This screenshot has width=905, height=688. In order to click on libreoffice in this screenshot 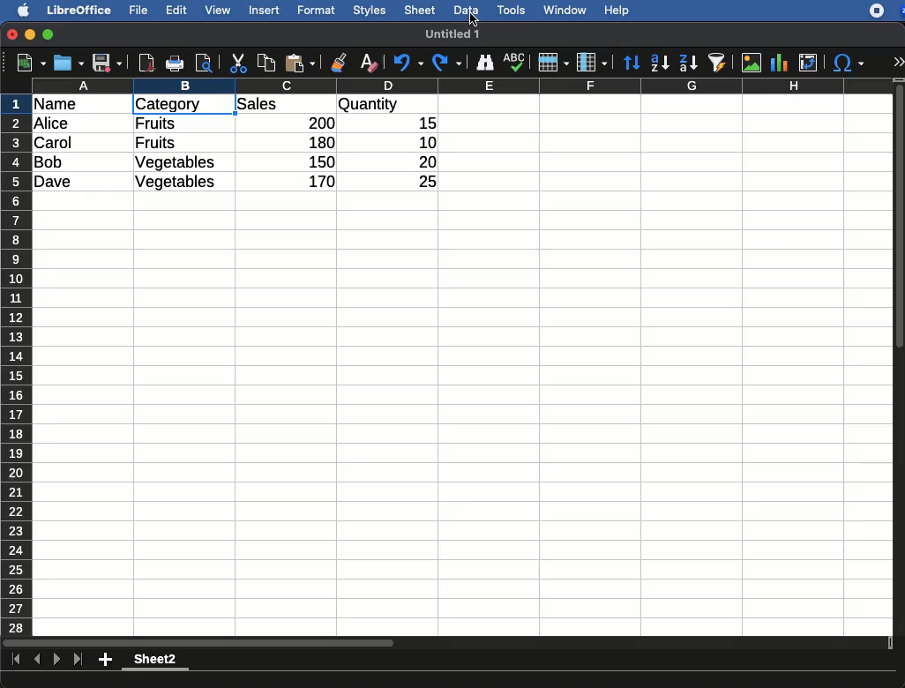, I will do `click(80, 10)`.